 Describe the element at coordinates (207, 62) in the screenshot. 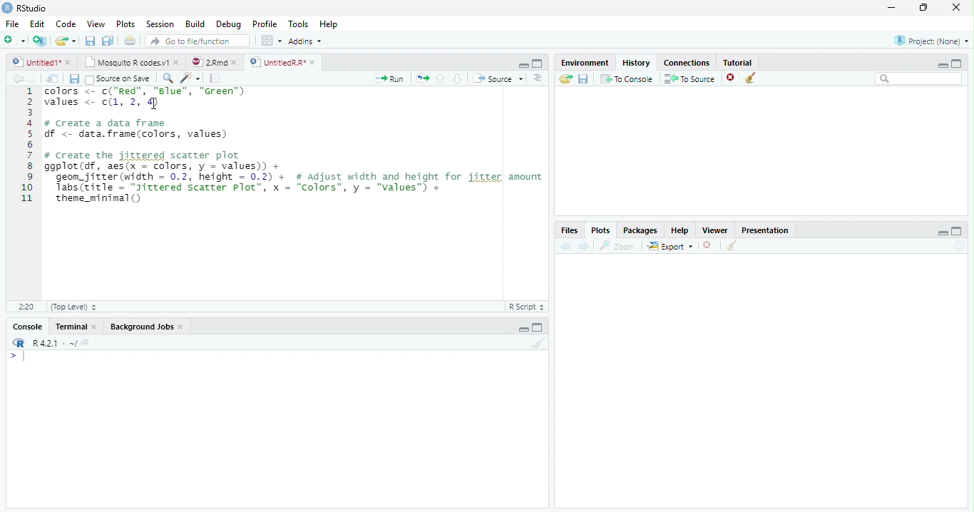

I see `2.Rmd` at that location.